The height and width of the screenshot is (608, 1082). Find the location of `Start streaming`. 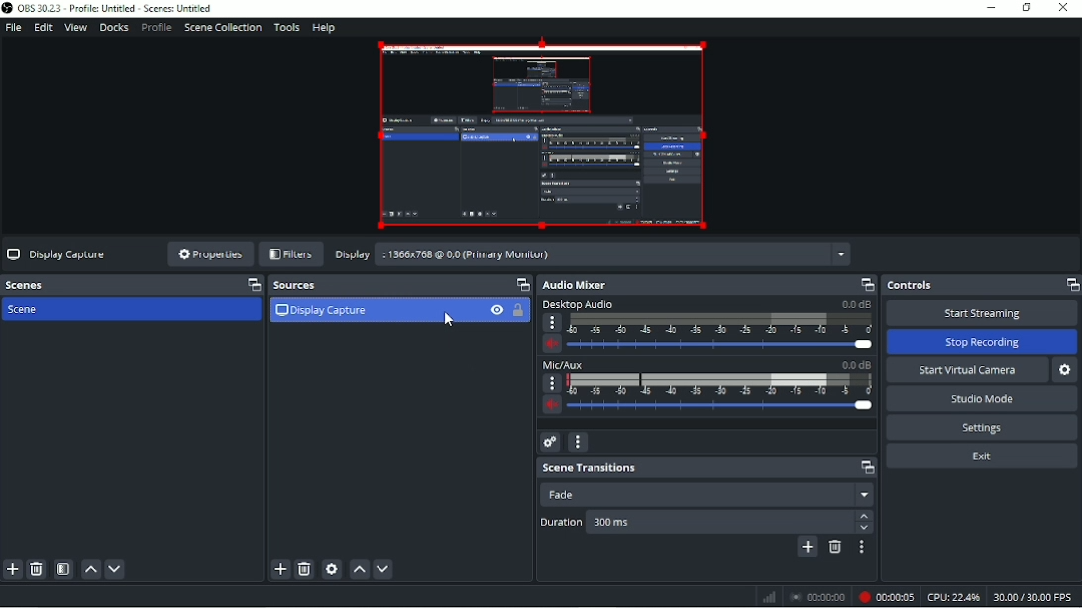

Start streaming is located at coordinates (982, 313).